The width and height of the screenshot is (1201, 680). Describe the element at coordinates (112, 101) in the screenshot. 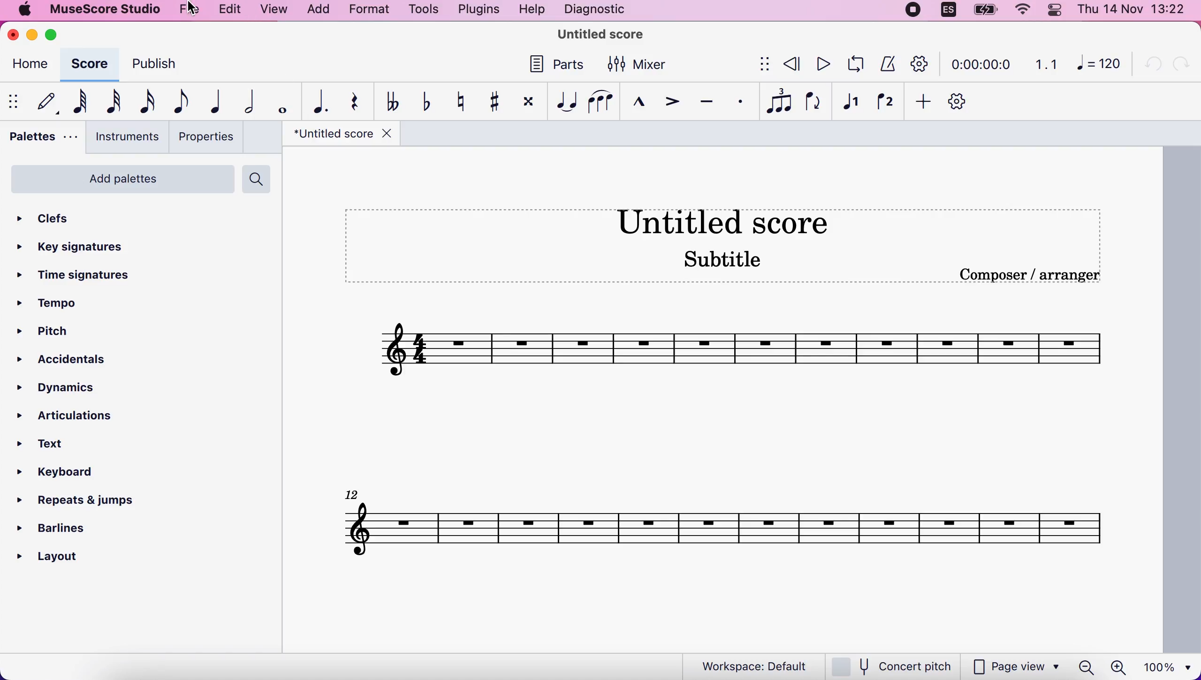

I see `32nd note` at that location.